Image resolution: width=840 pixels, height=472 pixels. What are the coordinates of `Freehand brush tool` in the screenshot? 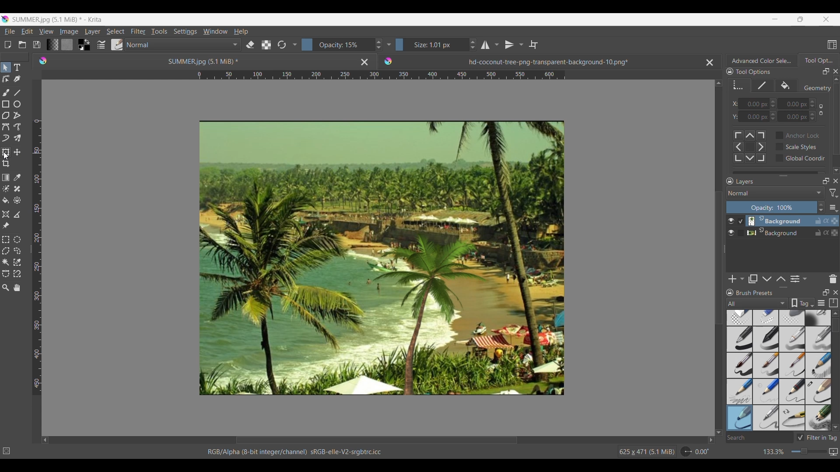 It's located at (6, 92).